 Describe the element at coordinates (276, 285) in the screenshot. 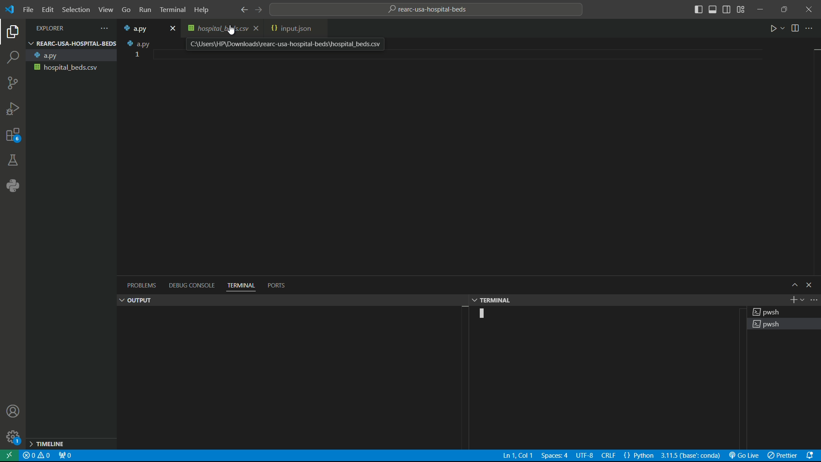

I see `ports tab` at that location.